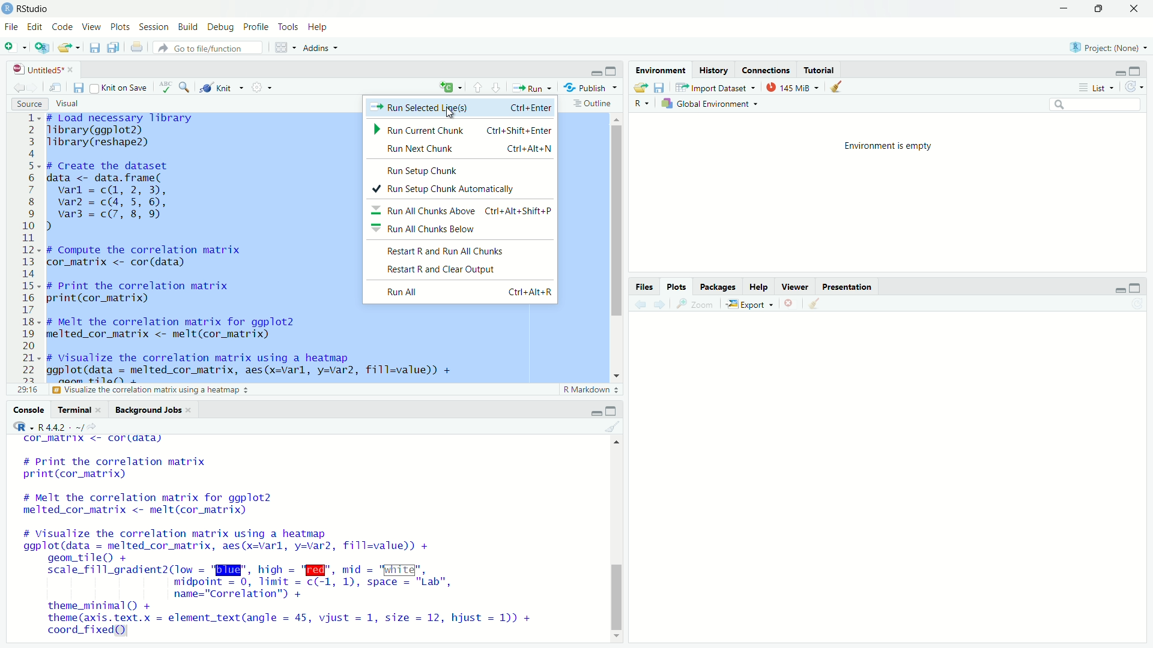 Image resolution: width=1153 pixels, height=648 pixels. I want to click on debug, so click(222, 26).